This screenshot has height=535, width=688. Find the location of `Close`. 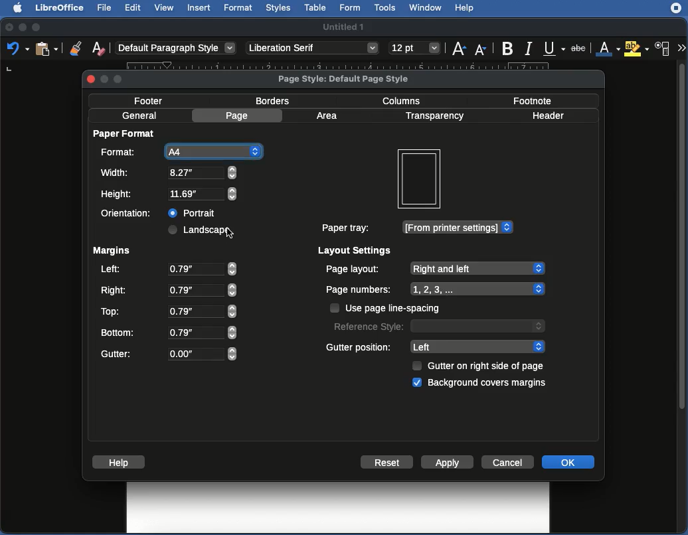

Close is located at coordinates (8, 26).